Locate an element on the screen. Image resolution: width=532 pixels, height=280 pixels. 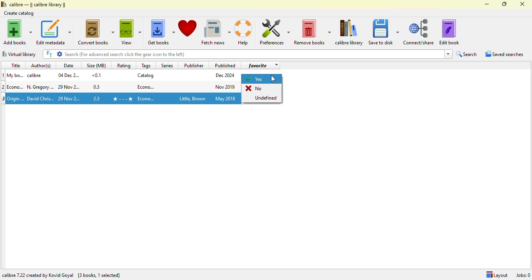
calibre library is located at coordinates (349, 32).